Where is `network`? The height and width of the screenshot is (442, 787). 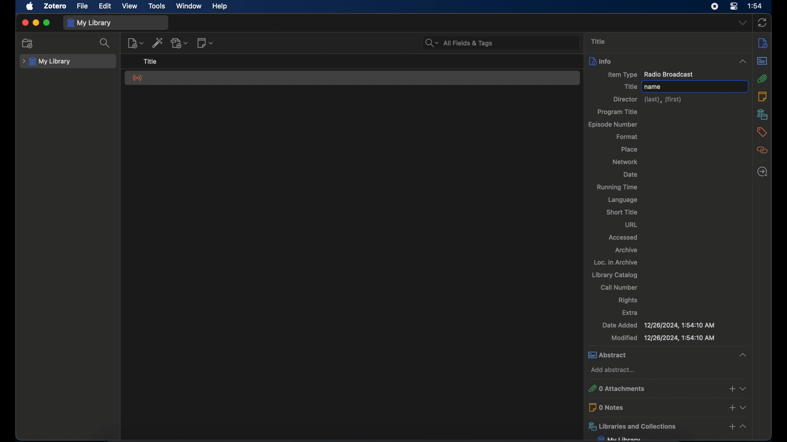
network is located at coordinates (625, 161).